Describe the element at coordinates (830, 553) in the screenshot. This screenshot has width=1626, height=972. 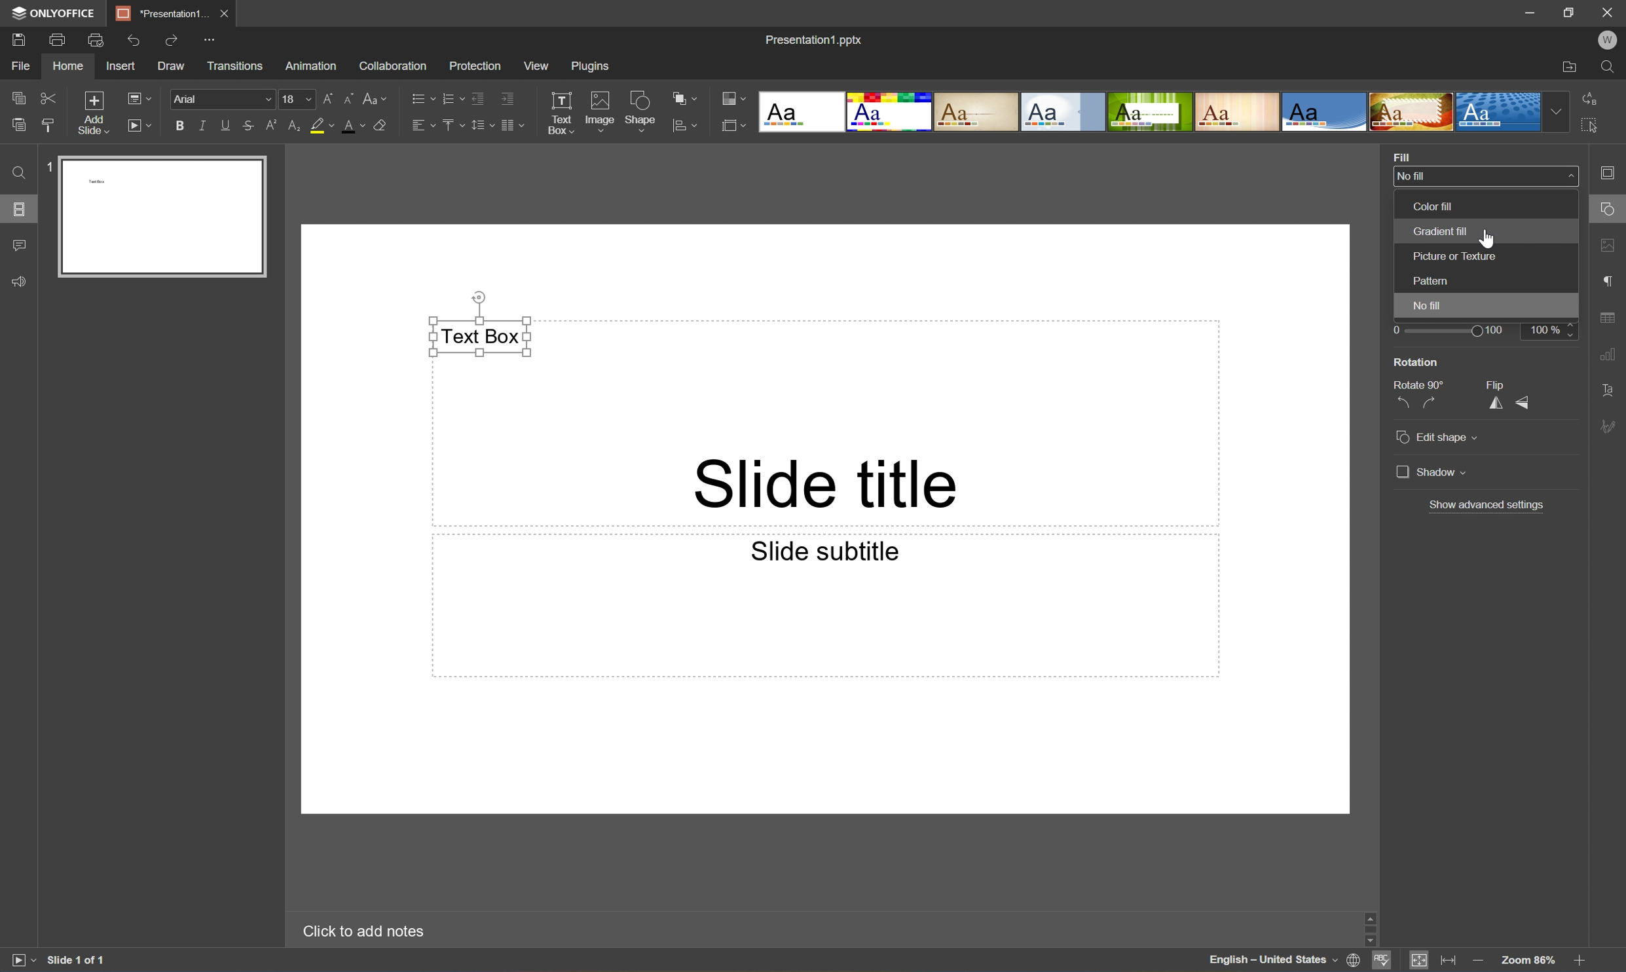
I see `Slide subtitle` at that location.